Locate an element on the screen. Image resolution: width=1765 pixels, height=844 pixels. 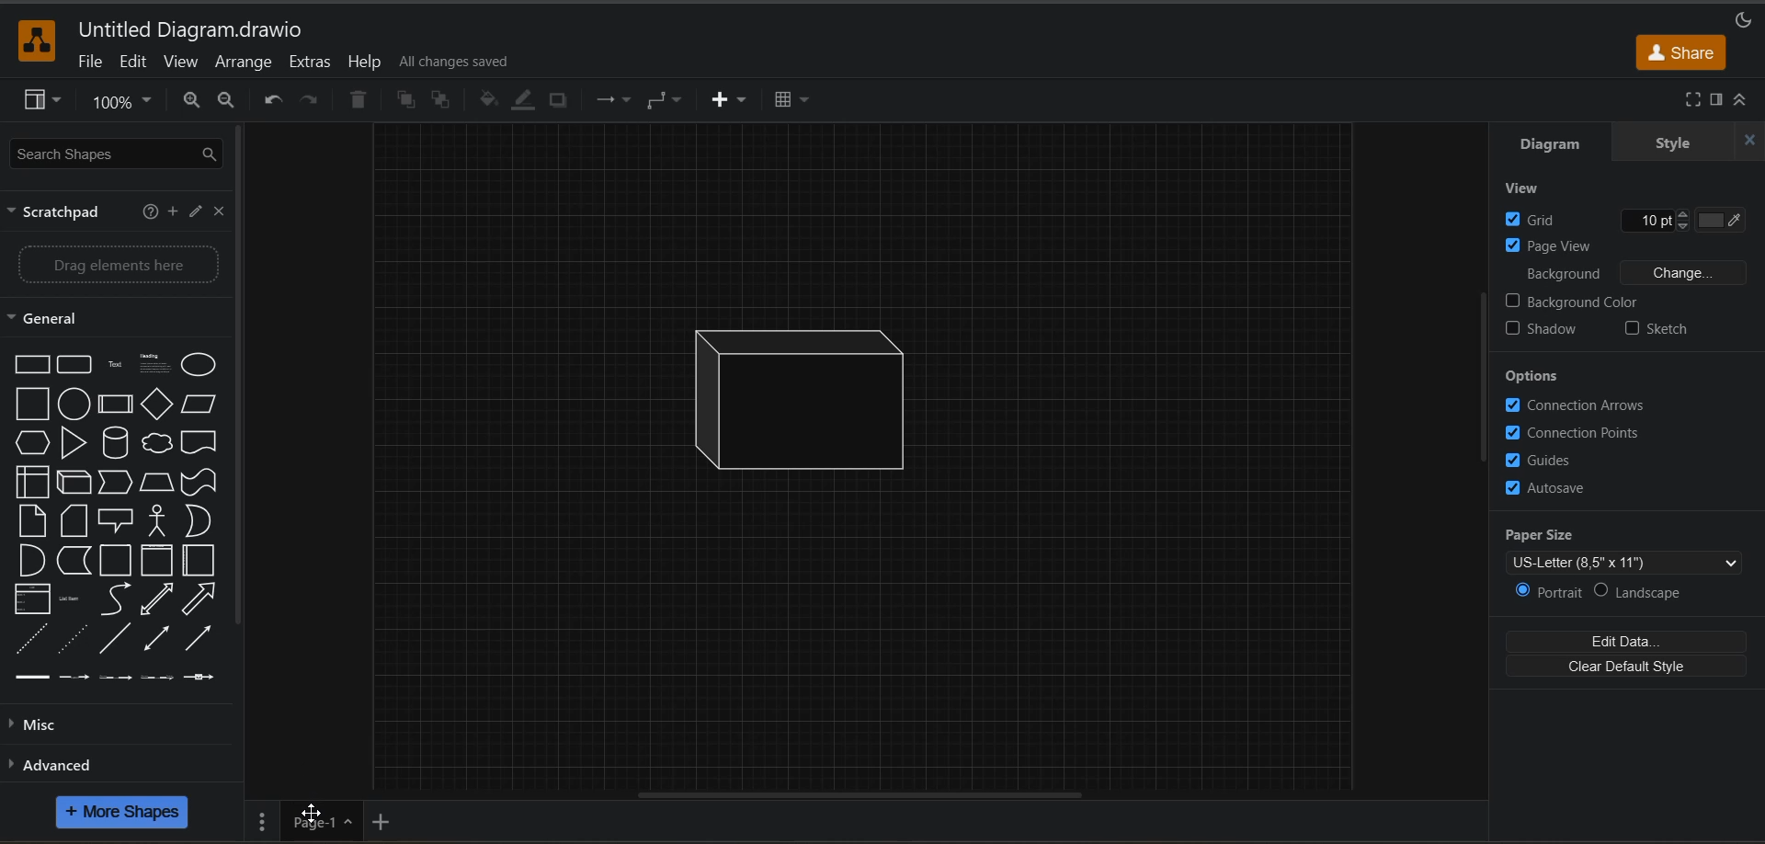
page 1 is located at coordinates (321, 824).